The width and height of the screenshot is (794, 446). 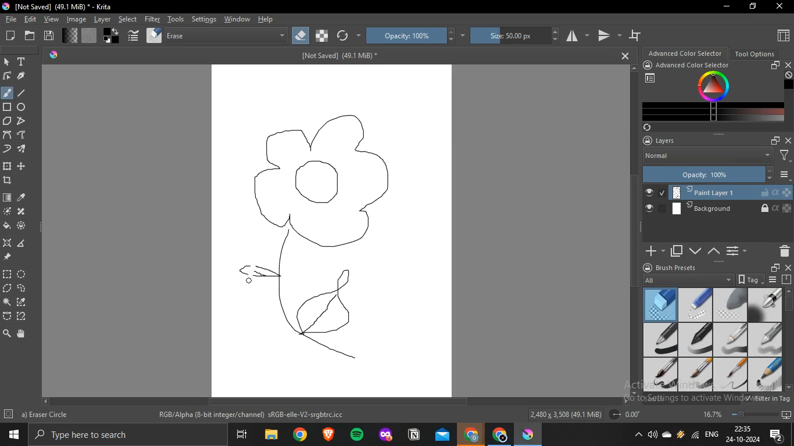 What do you see at coordinates (323, 36) in the screenshot?
I see `preserve alpha` at bounding box center [323, 36].